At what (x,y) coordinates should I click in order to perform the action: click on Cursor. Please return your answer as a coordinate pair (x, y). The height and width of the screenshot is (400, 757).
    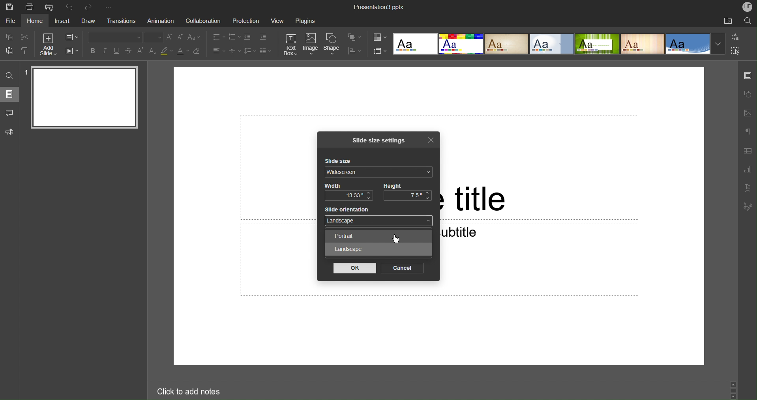
    Looking at the image, I should click on (398, 238).